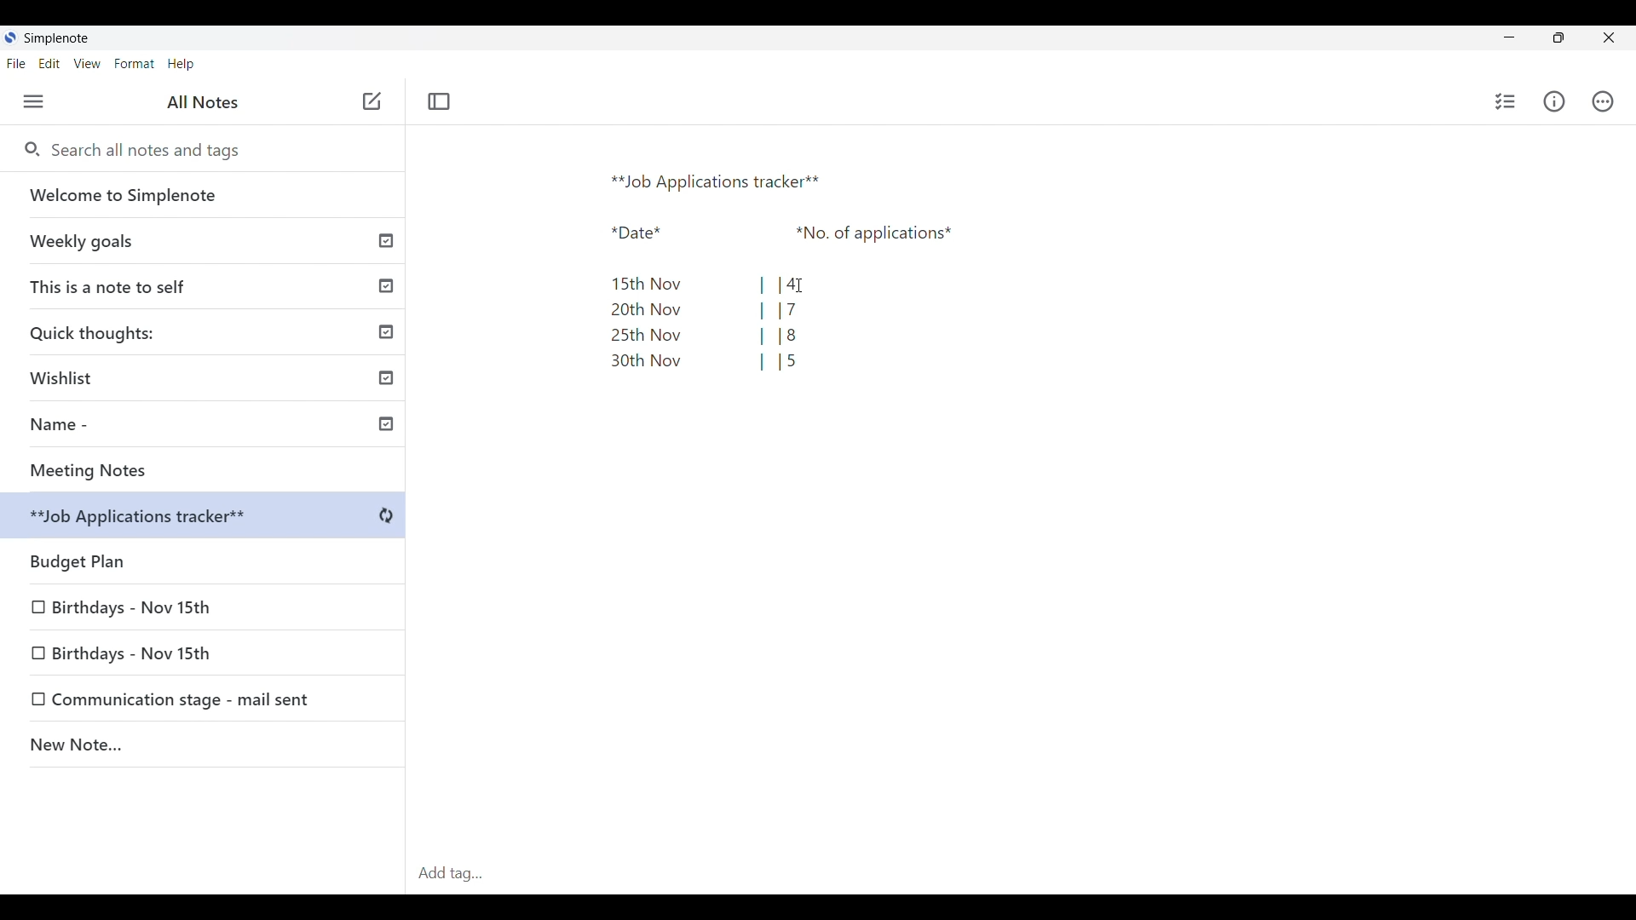 The height and width of the screenshot is (920, 1636). What do you see at coordinates (209, 470) in the screenshot?
I see `Meeting Notes` at bounding box center [209, 470].